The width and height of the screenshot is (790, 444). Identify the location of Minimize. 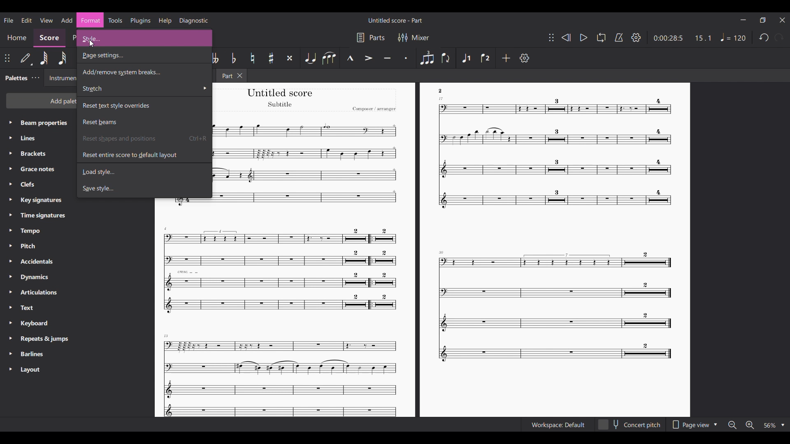
(744, 20).